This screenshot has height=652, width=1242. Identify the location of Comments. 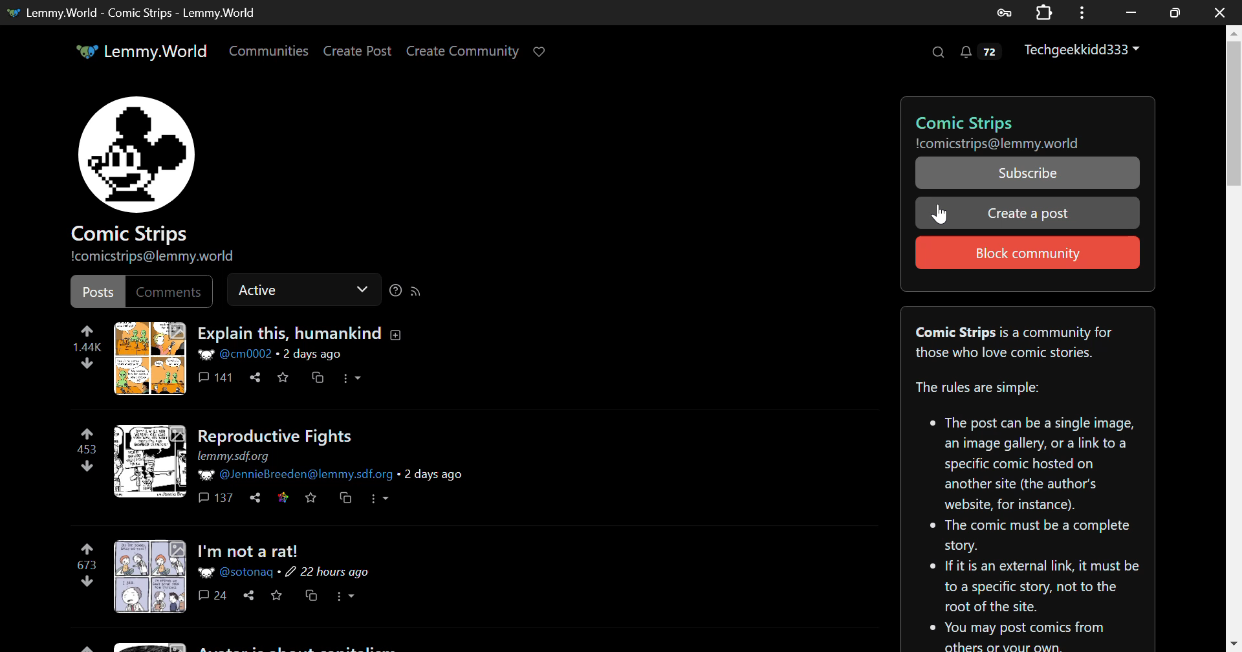
(217, 497).